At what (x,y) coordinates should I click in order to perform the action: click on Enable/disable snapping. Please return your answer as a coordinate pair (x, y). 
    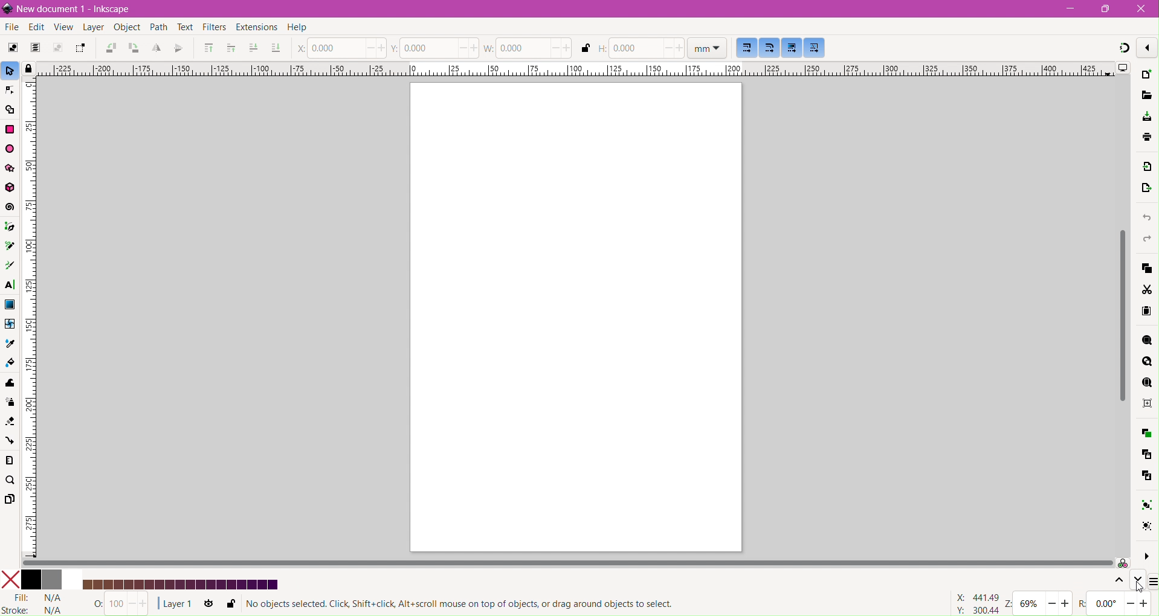
    Looking at the image, I should click on (1148, 47).